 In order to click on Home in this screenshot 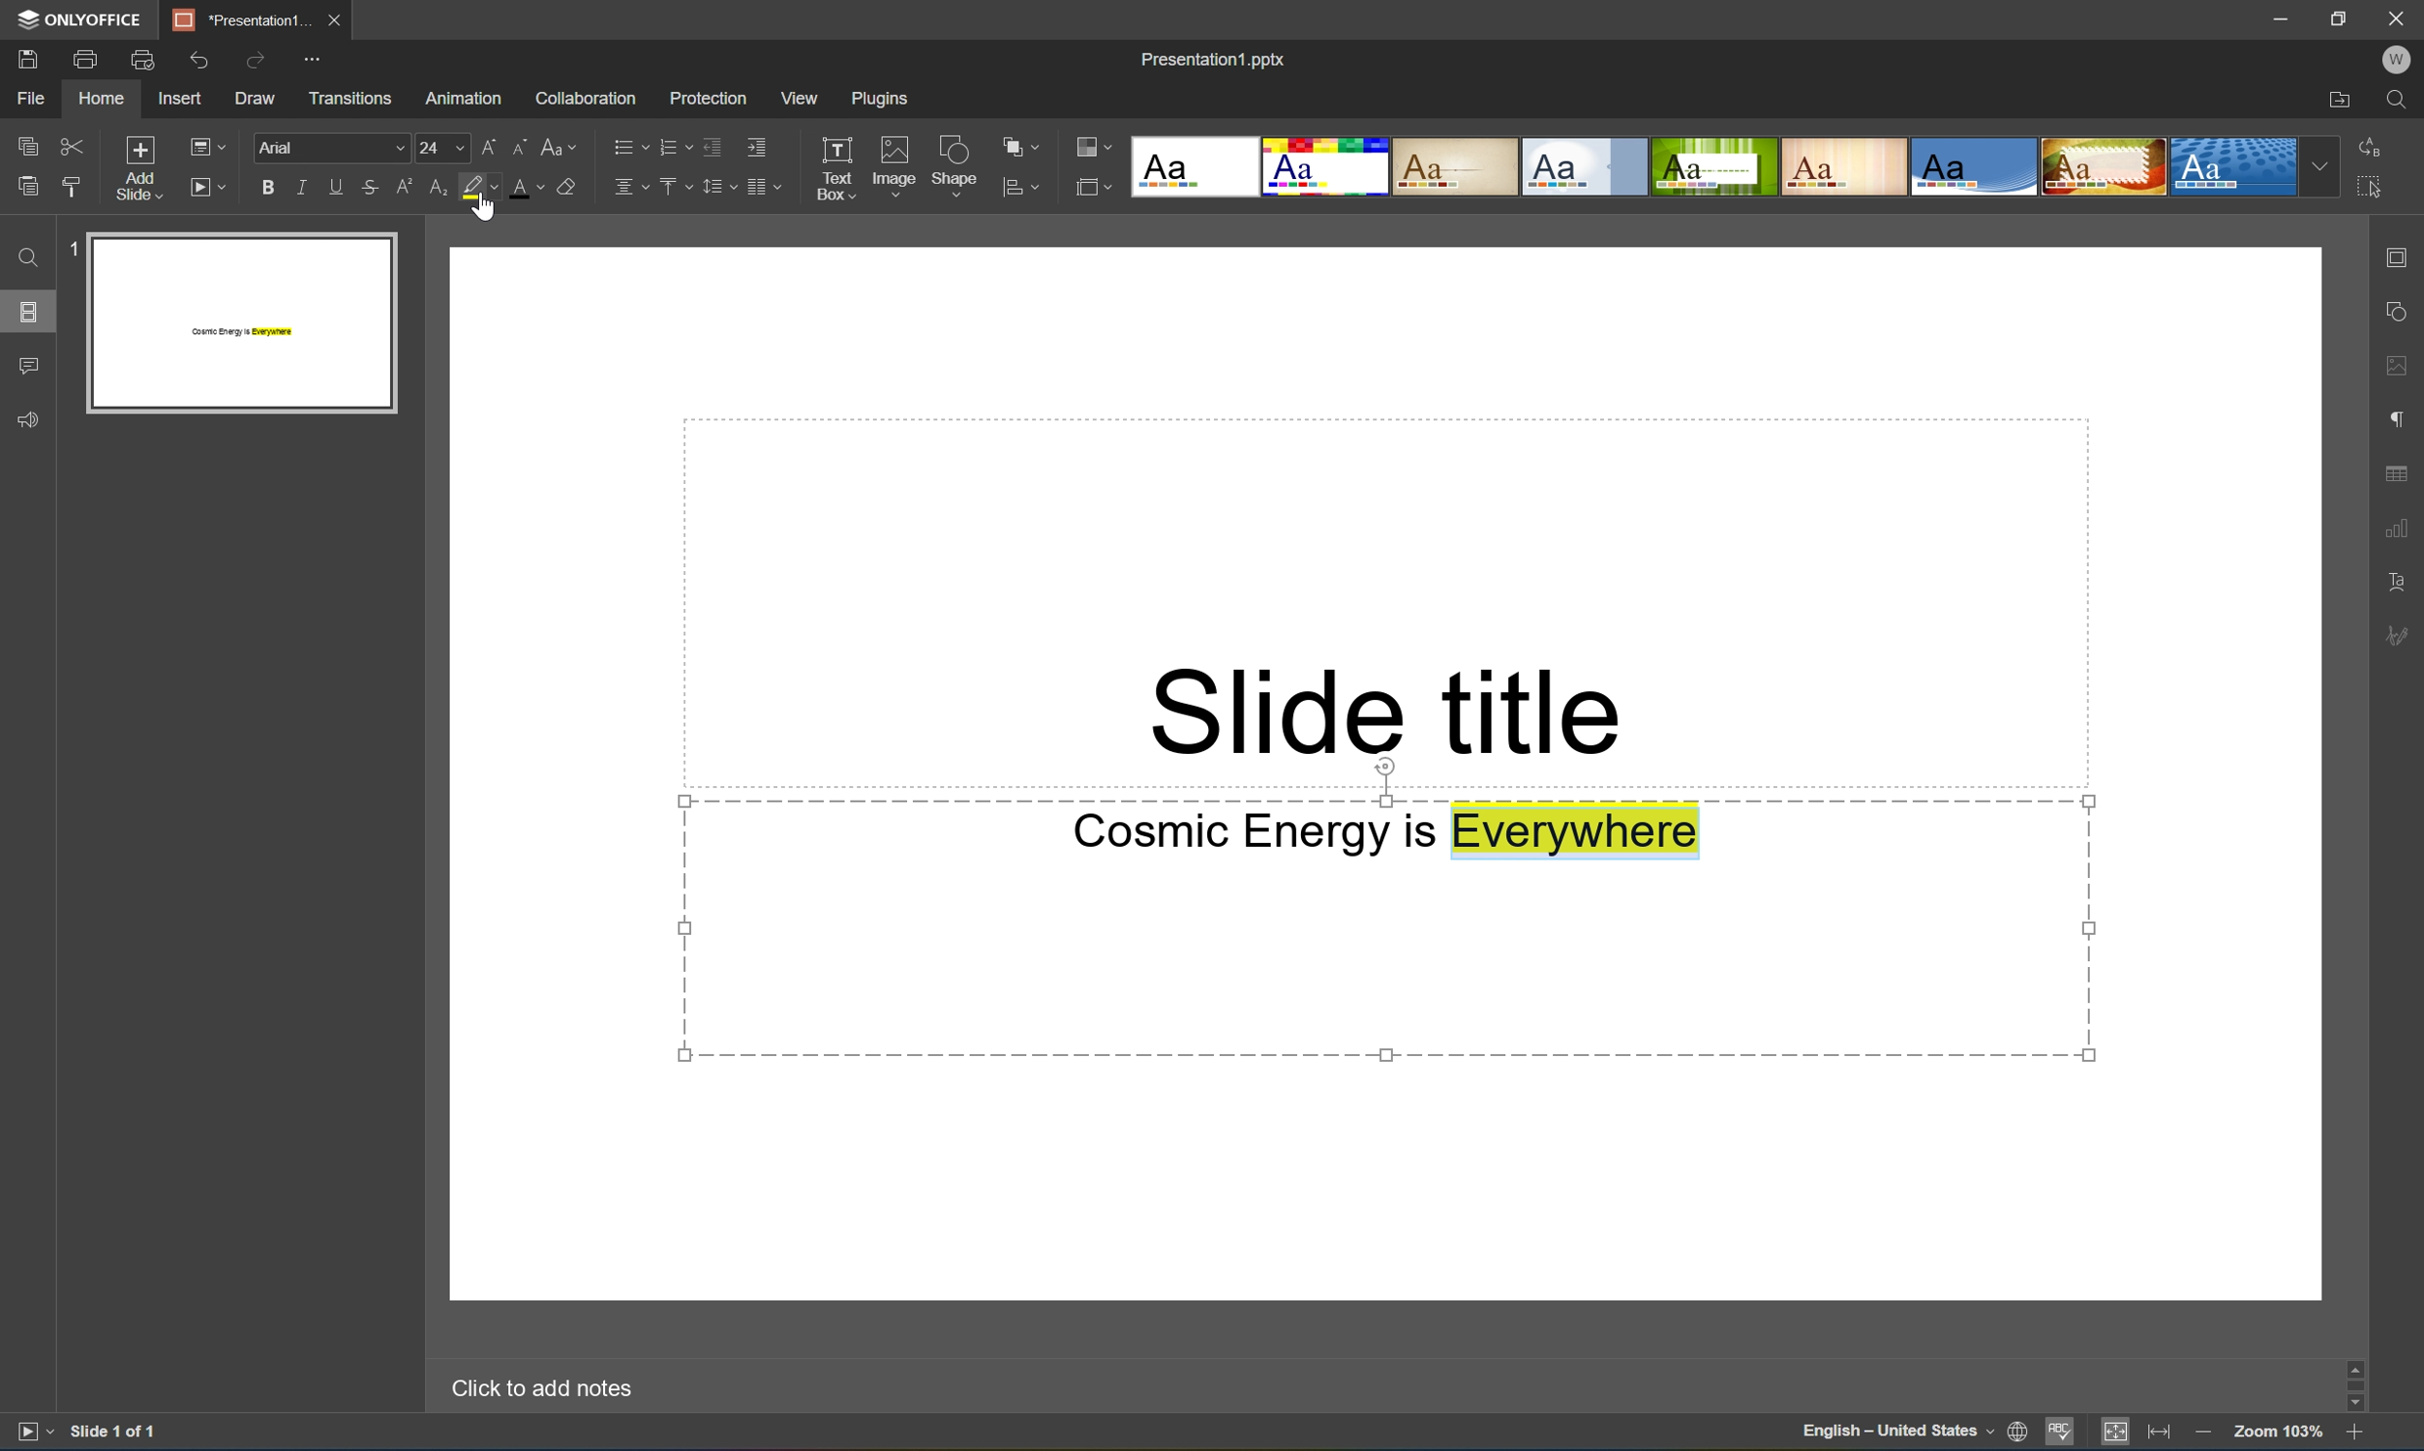, I will do `click(98, 98)`.